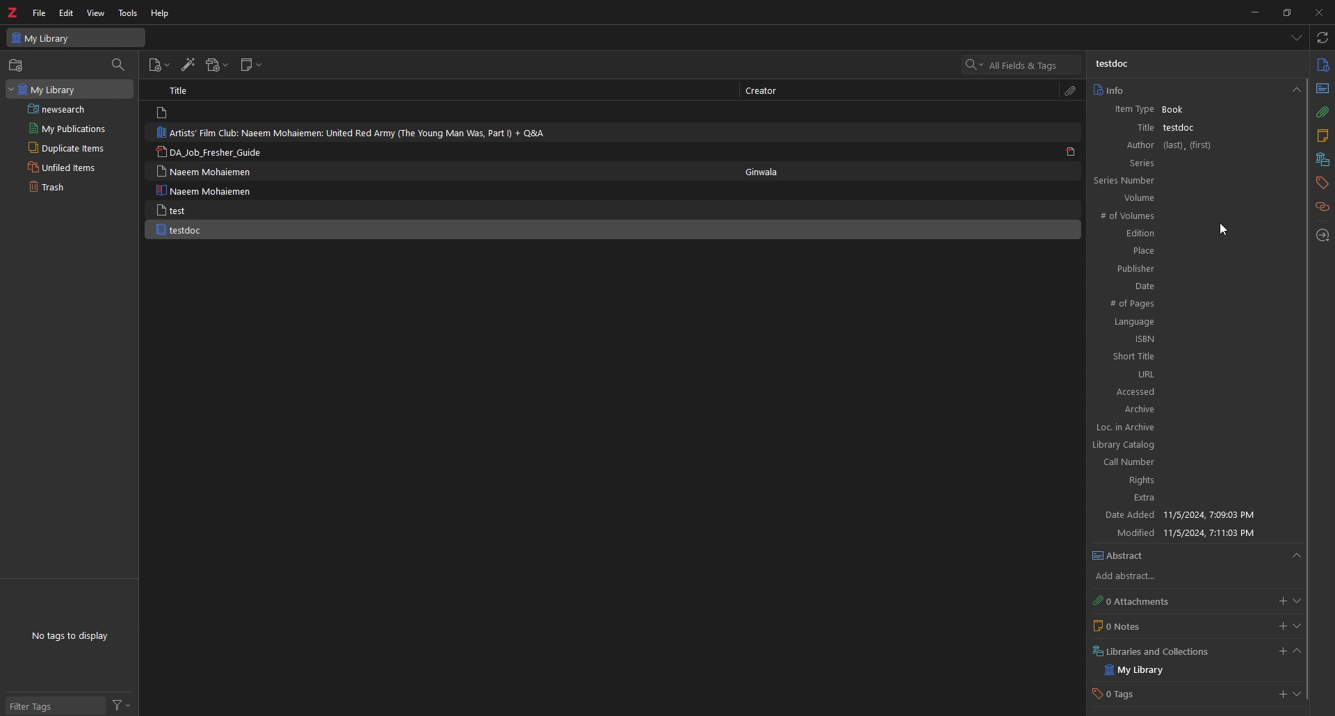  I want to click on info, so click(1322, 65).